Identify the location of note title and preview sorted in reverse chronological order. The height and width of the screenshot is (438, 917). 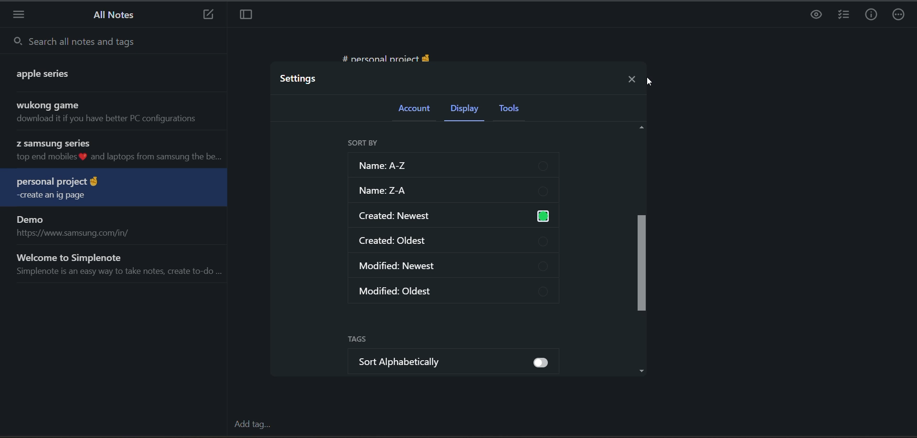
(51, 73).